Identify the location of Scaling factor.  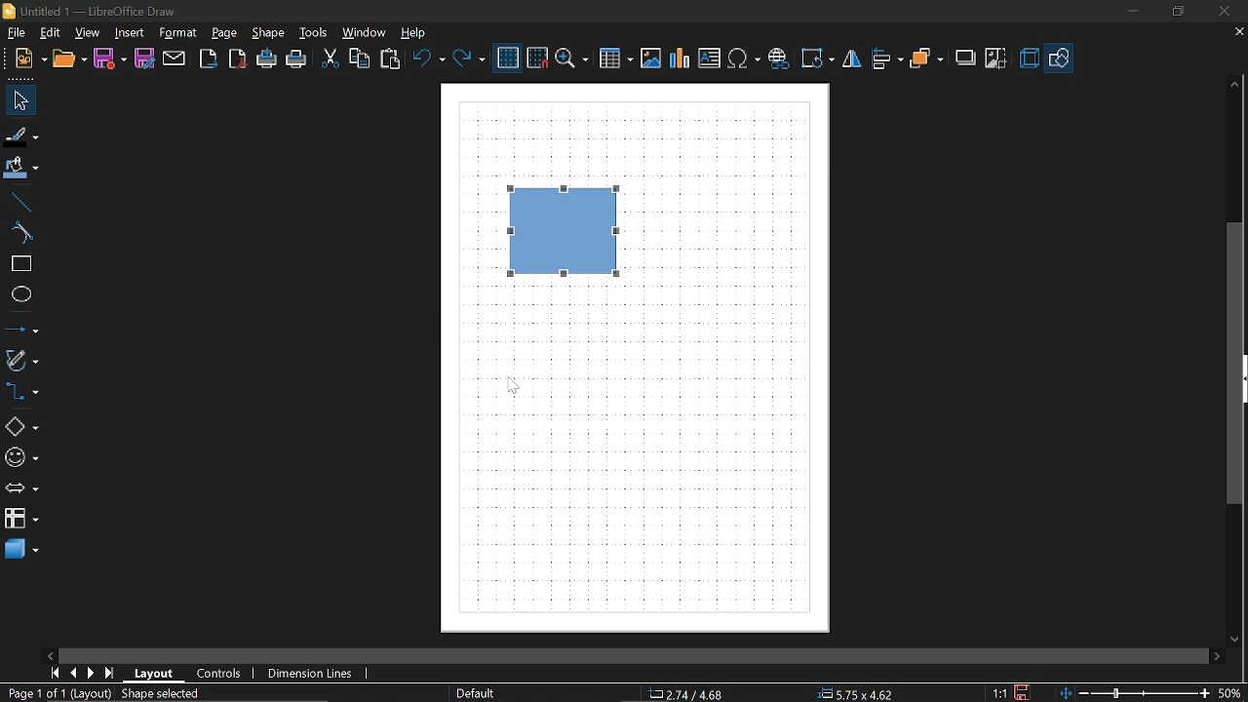
(997, 693).